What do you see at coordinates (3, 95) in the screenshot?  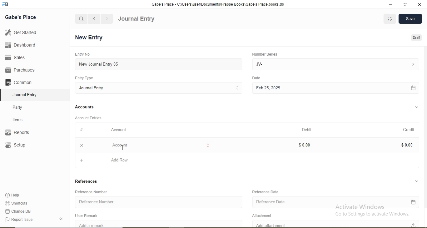 I see `selected` at bounding box center [3, 95].